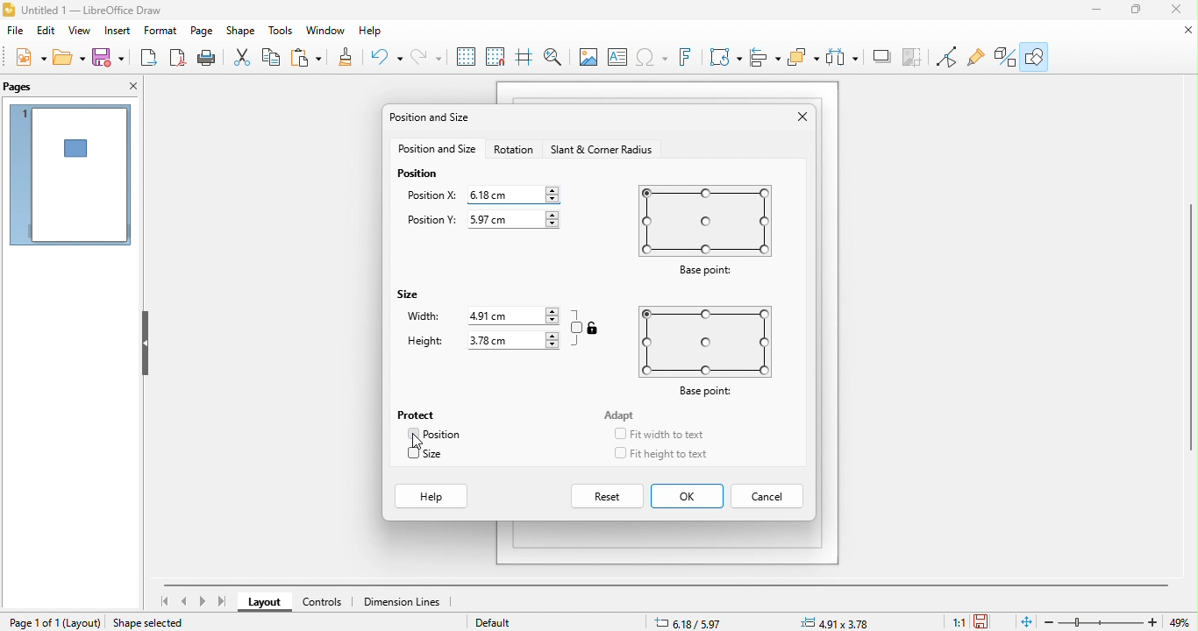 The height and width of the screenshot is (631, 1198). I want to click on insert, so click(120, 32).